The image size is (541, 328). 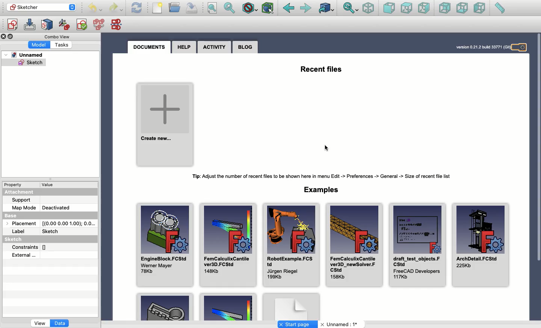 I want to click on Edit sketch, so click(x=30, y=25).